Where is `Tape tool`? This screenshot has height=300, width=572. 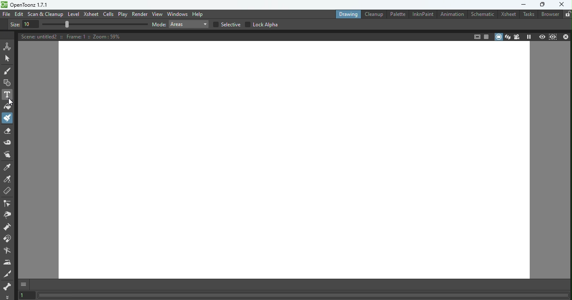 Tape tool is located at coordinates (8, 143).